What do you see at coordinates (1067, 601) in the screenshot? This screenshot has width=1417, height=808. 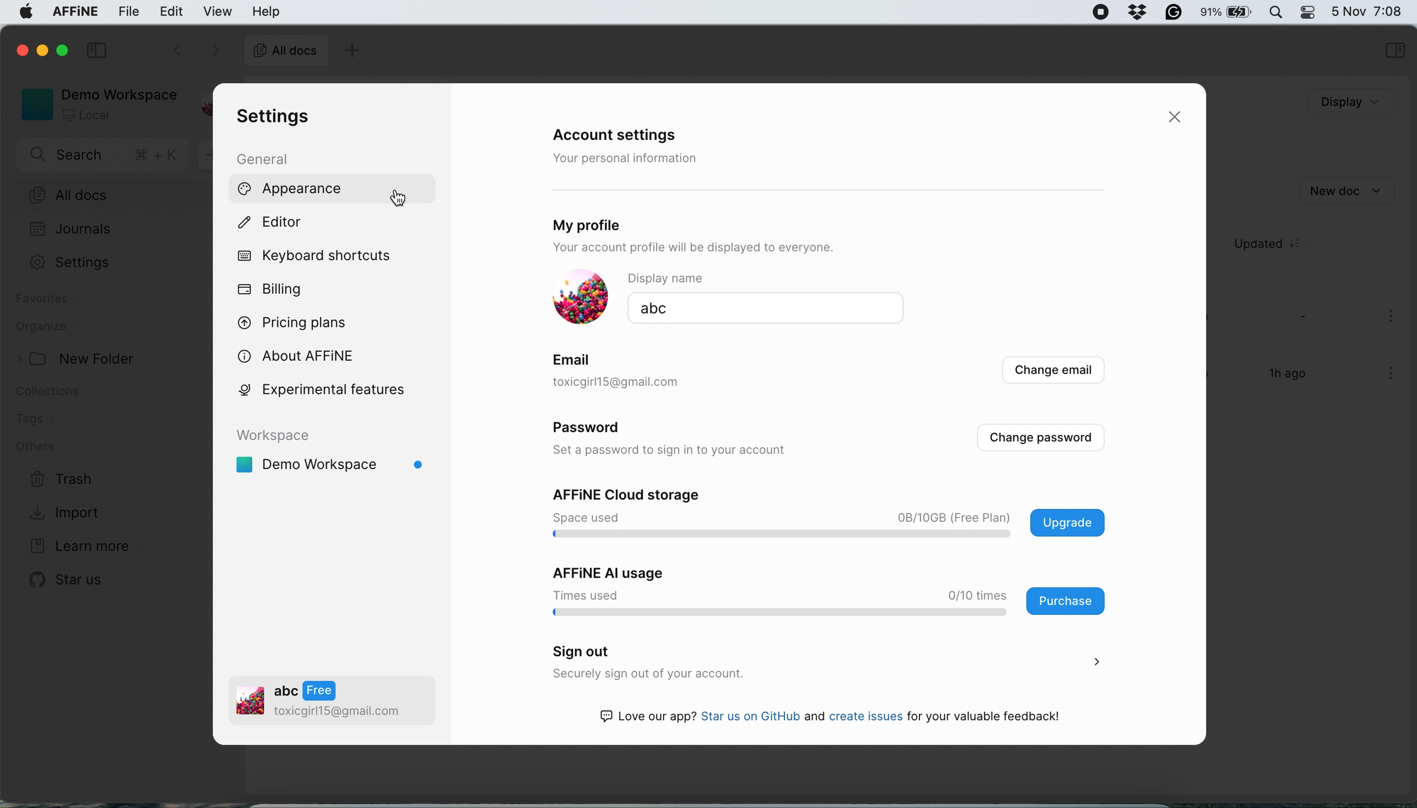 I see `( Purchase )` at bounding box center [1067, 601].